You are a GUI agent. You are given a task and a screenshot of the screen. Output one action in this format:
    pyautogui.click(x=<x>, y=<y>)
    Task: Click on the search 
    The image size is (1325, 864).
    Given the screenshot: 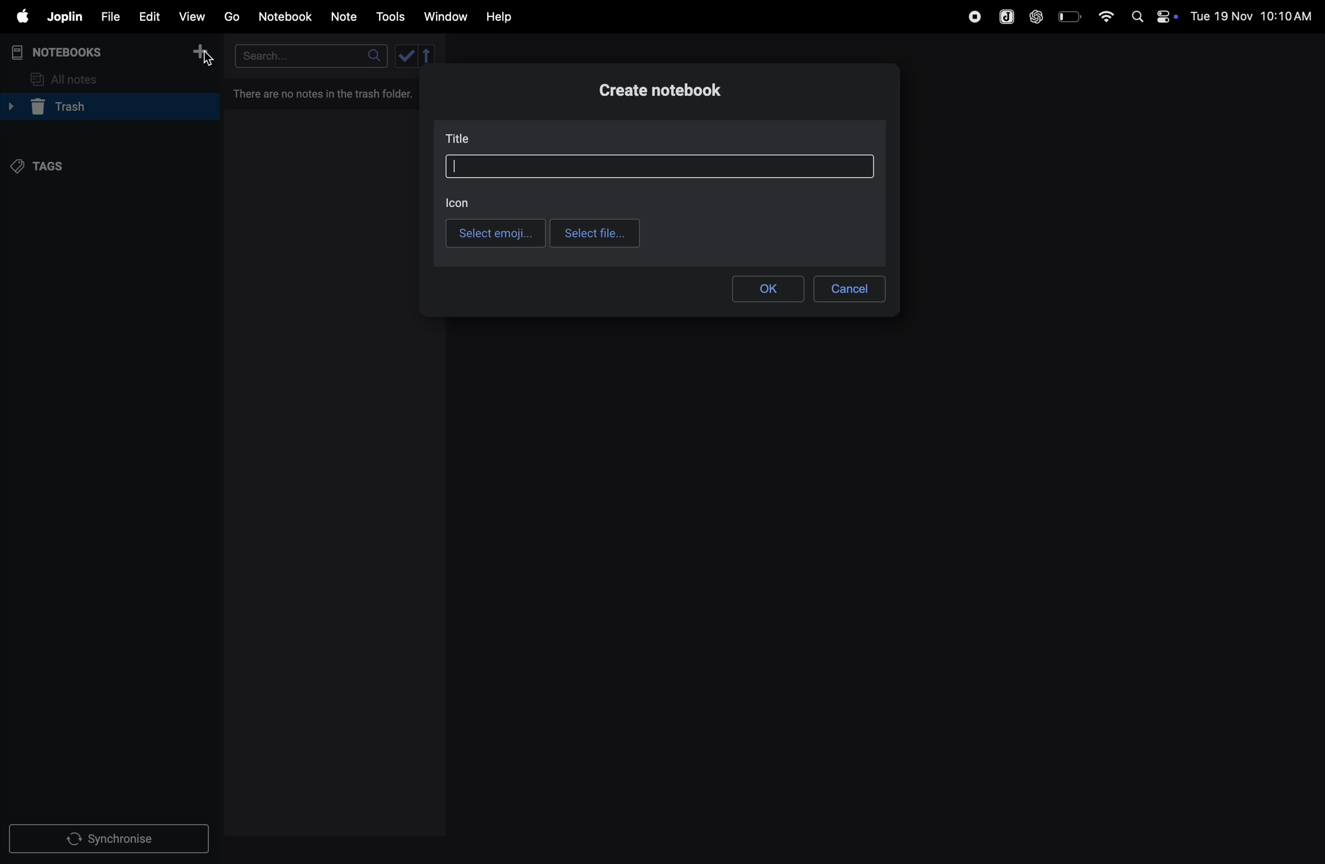 What is the action you would take?
    pyautogui.click(x=307, y=55)
    